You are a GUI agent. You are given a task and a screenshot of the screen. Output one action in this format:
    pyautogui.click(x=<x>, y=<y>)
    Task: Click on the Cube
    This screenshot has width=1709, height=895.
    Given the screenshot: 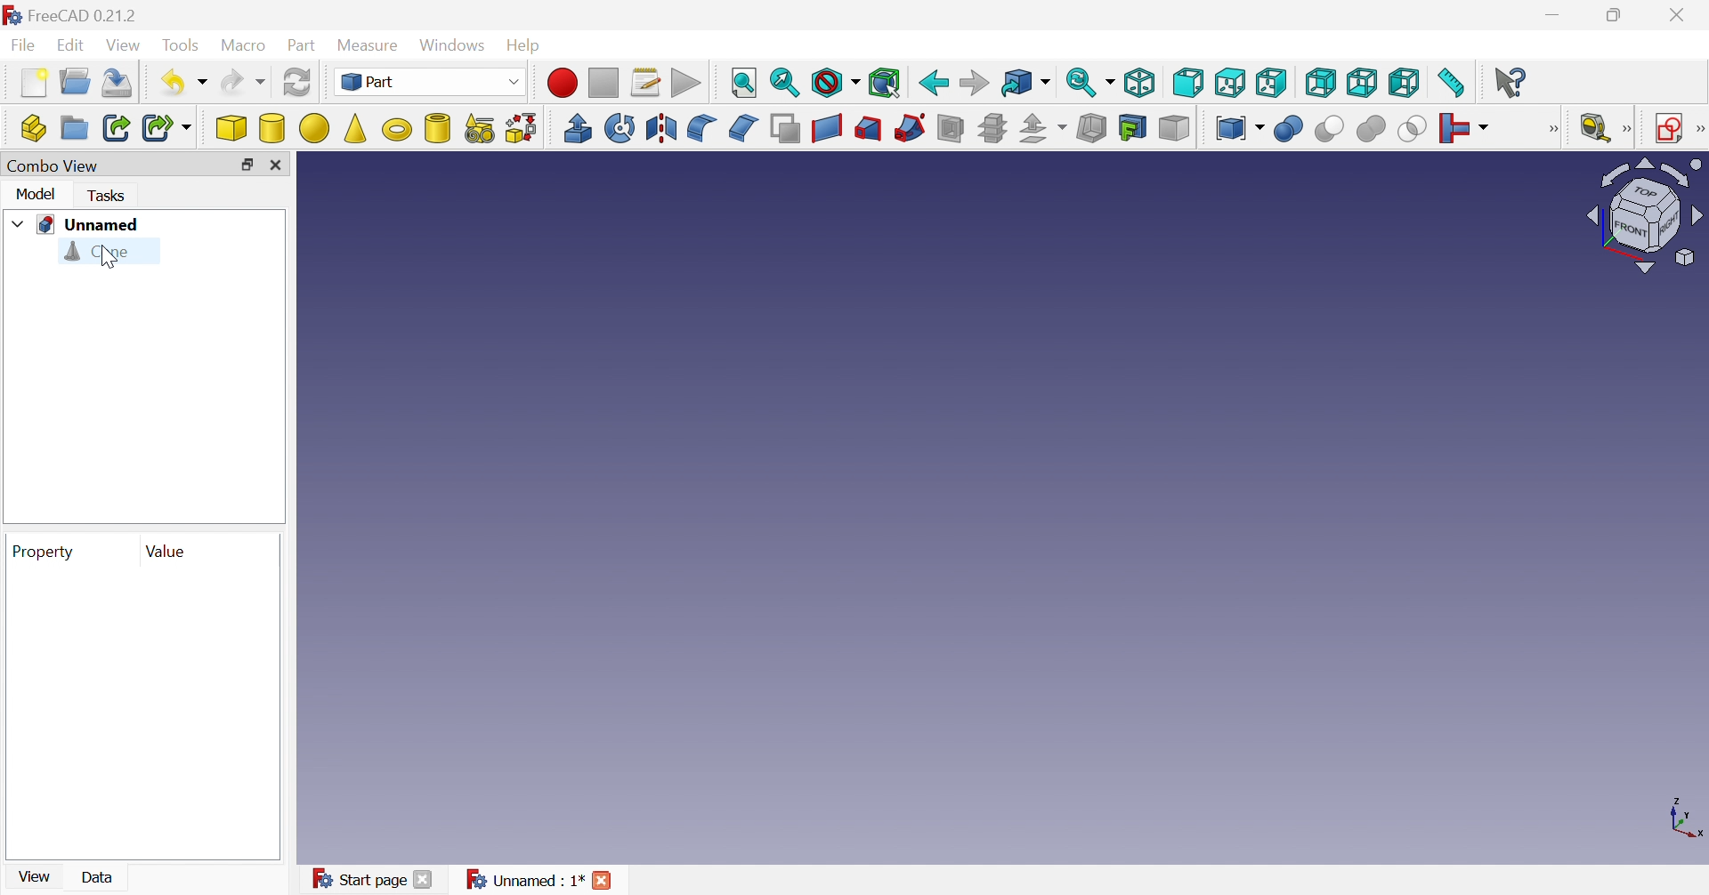 What is the action you would take?
    pyautogui.click(x=232, y=129)
    